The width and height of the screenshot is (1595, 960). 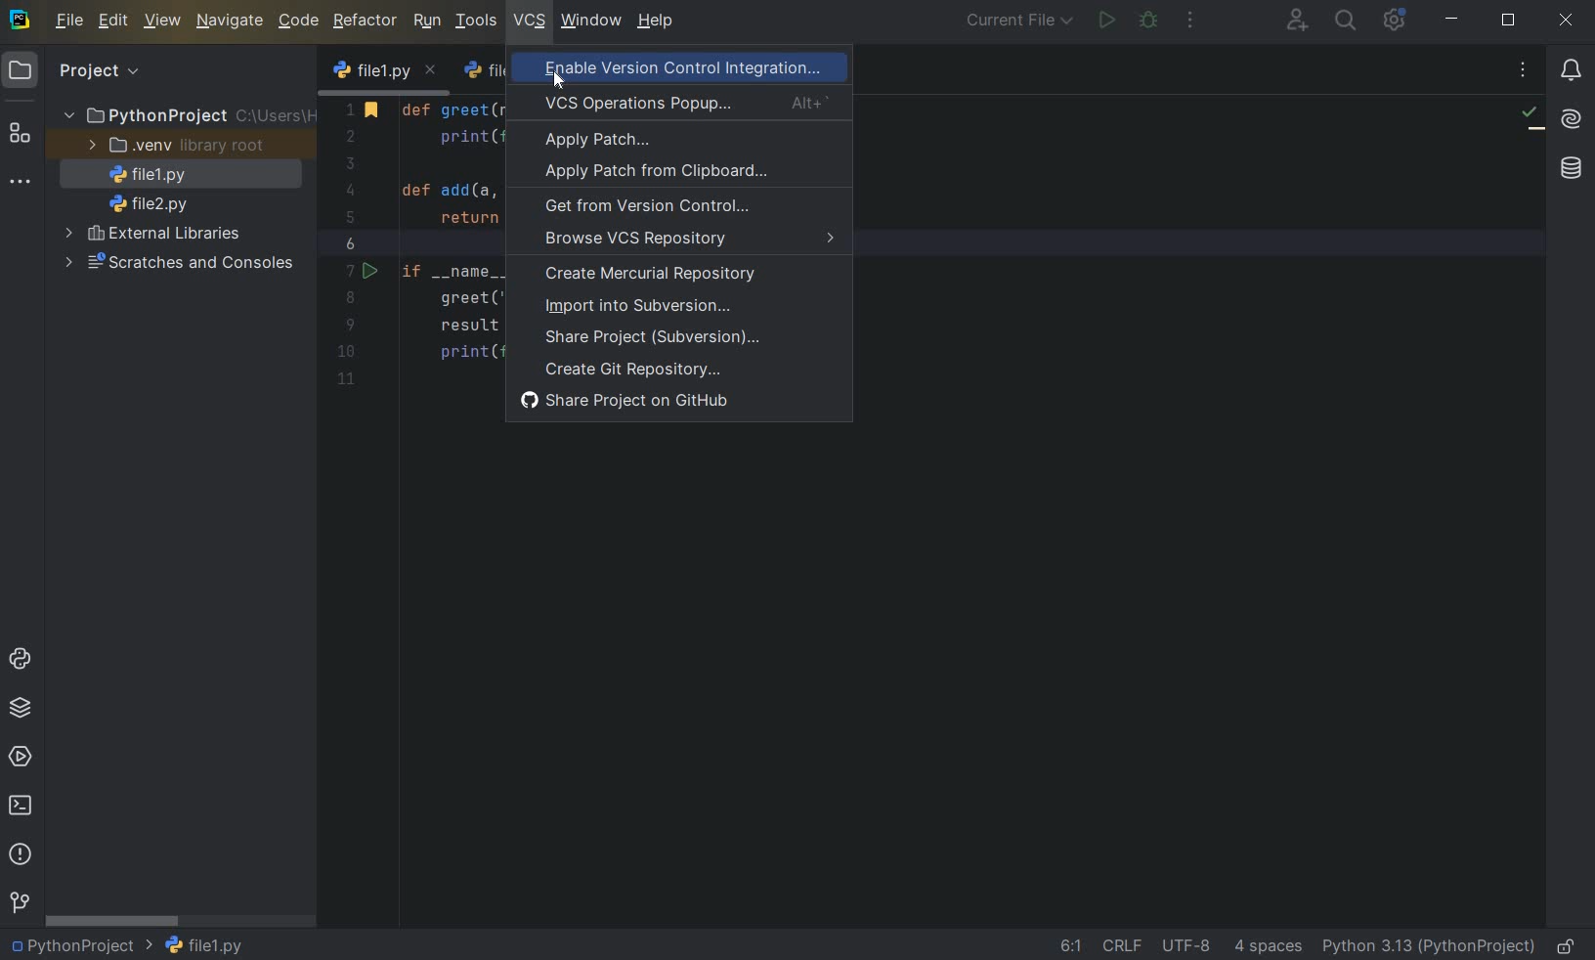 What do you see at coordinates (657, 308) in the screenshot?
I see `import into subversion` at bounding box center [657, 308].